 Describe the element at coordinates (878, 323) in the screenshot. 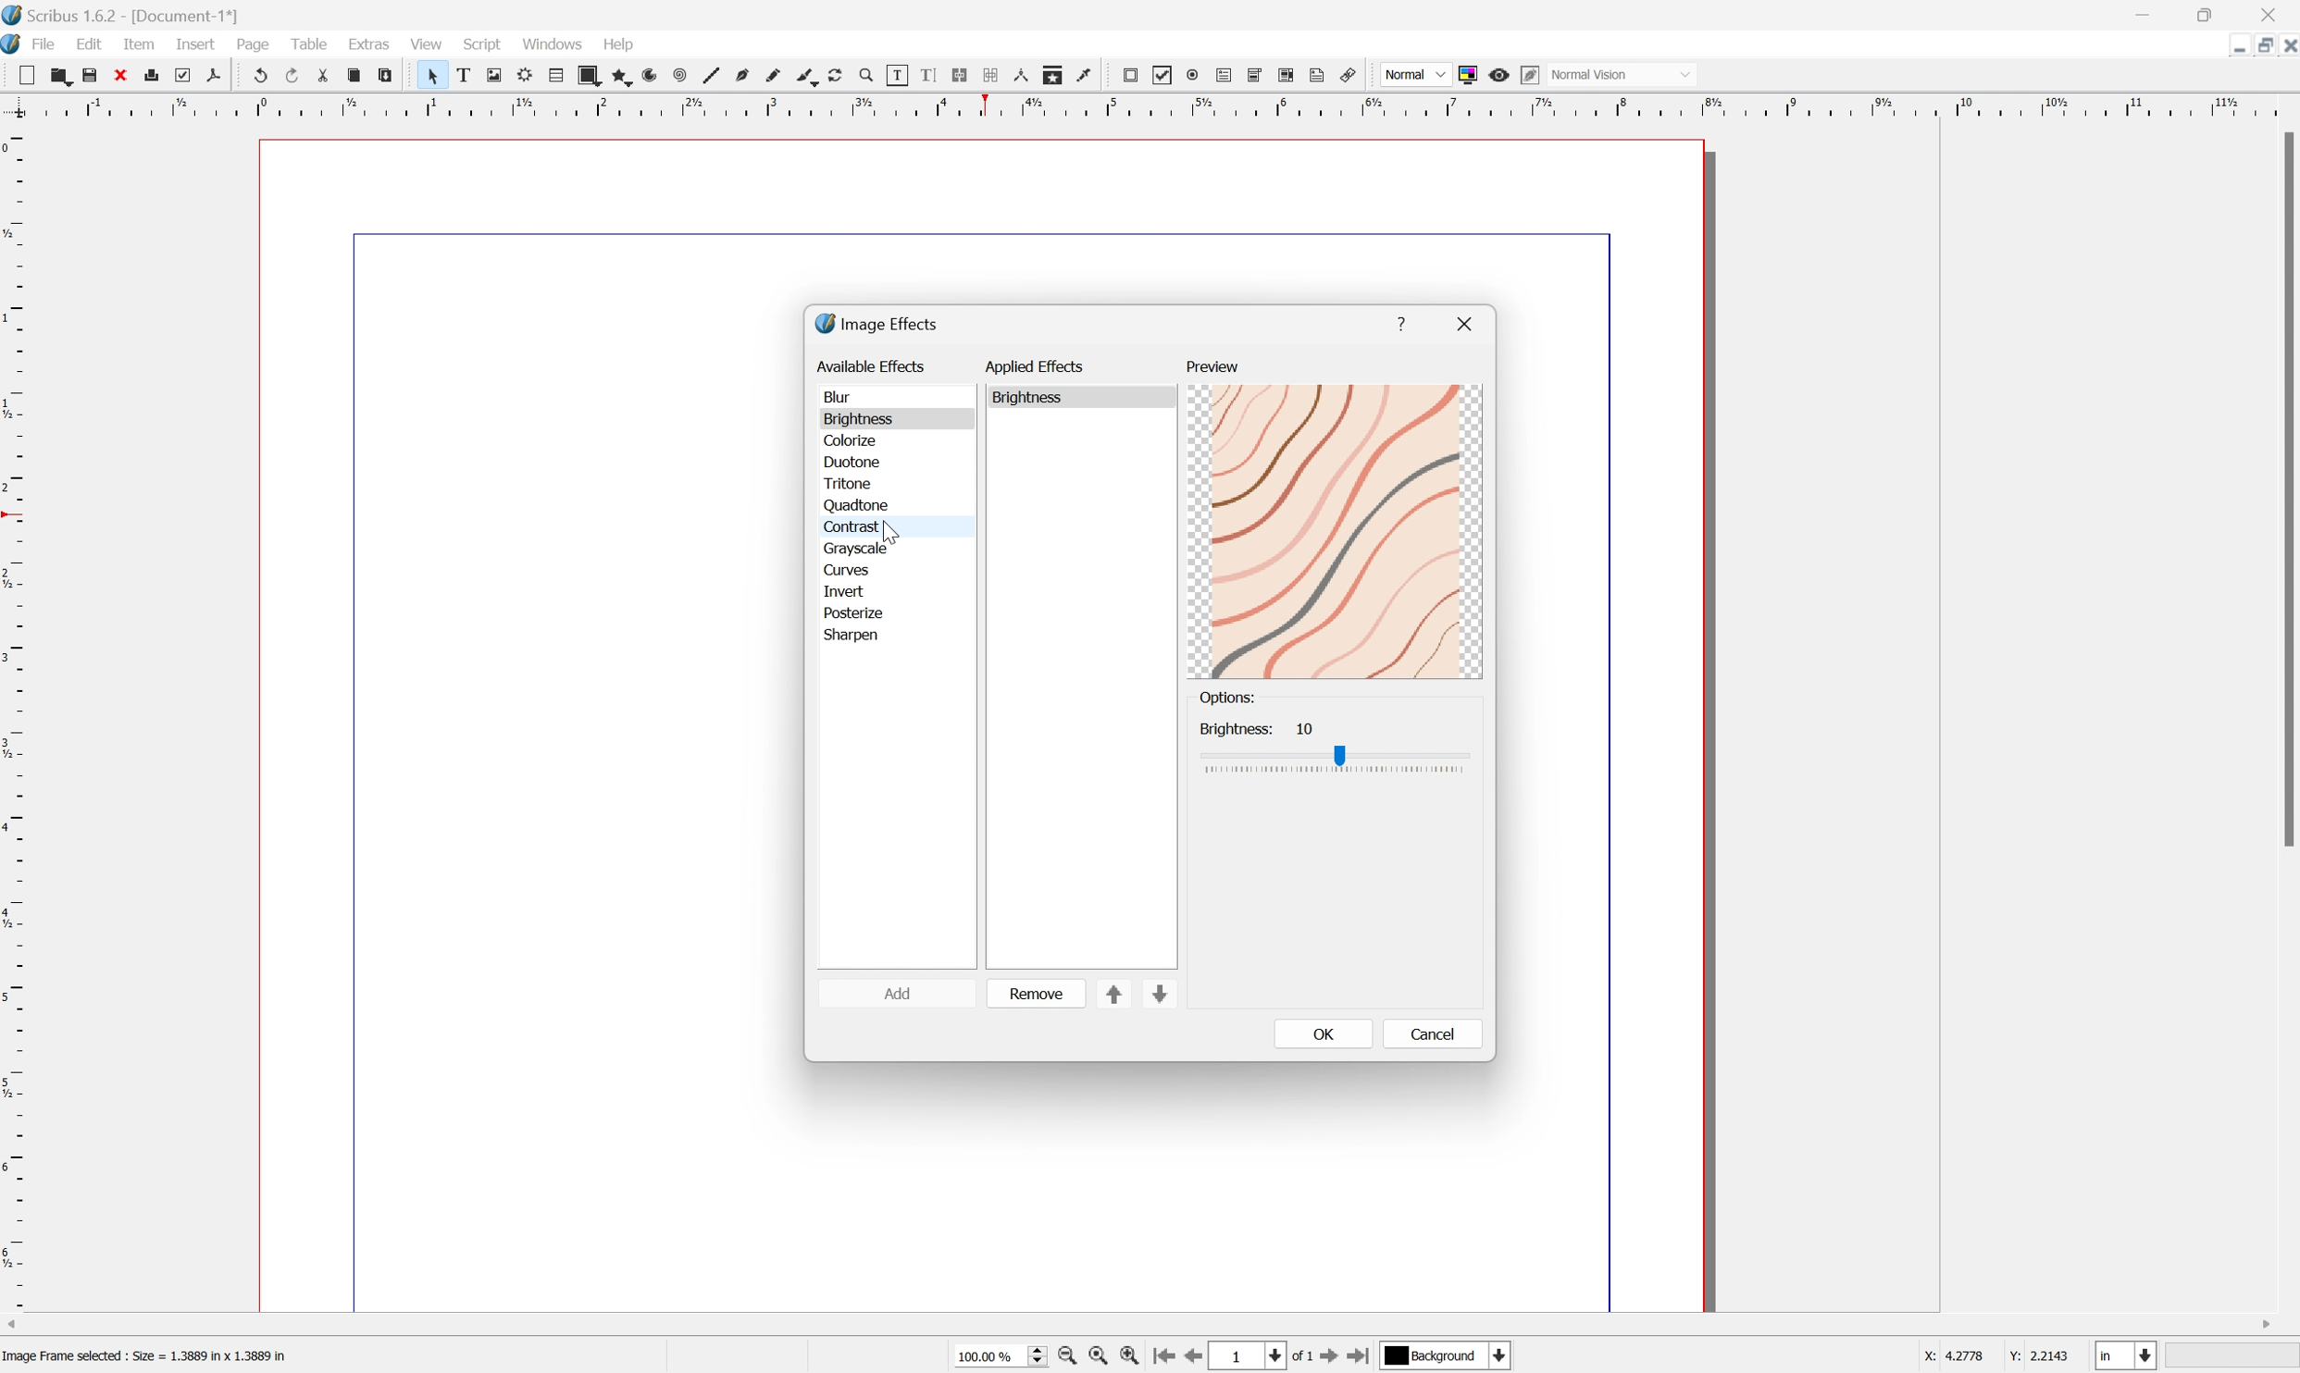

I see `image effects` at that location.